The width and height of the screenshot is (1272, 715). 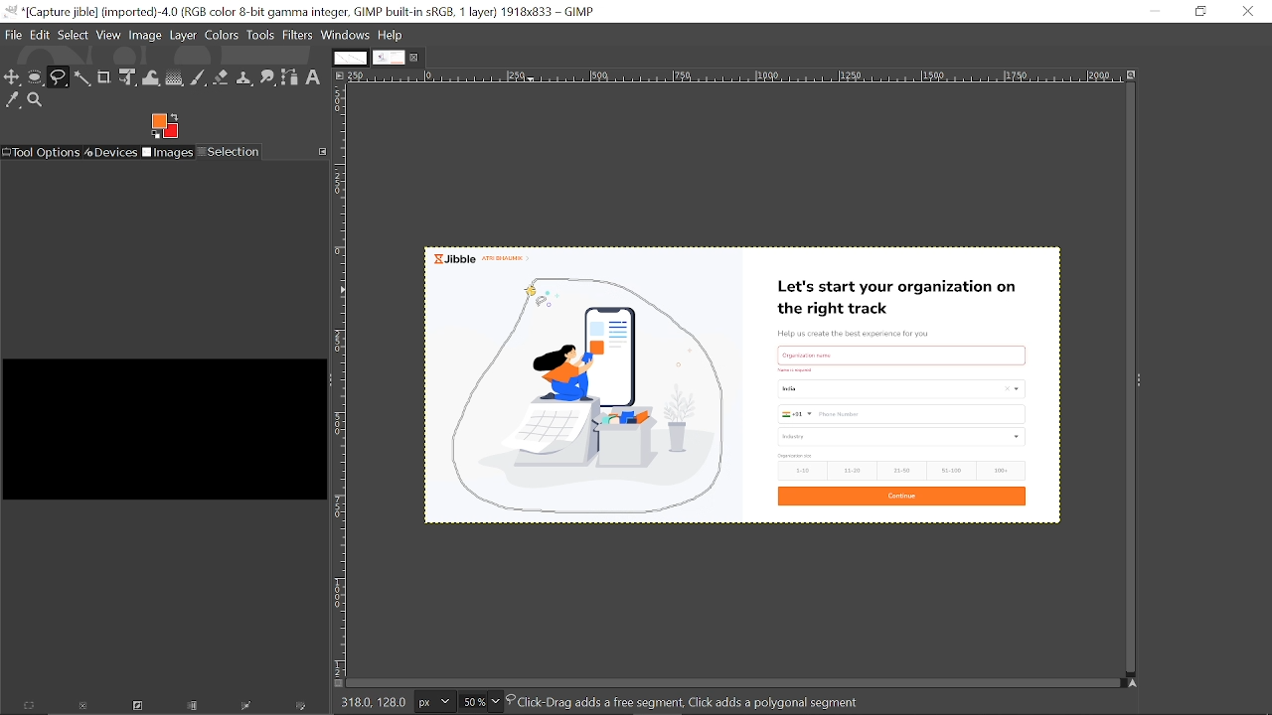 What do you see at coordinates (162, 421) in the screenshot?
I see `black box` at bounding box center [162, 421].